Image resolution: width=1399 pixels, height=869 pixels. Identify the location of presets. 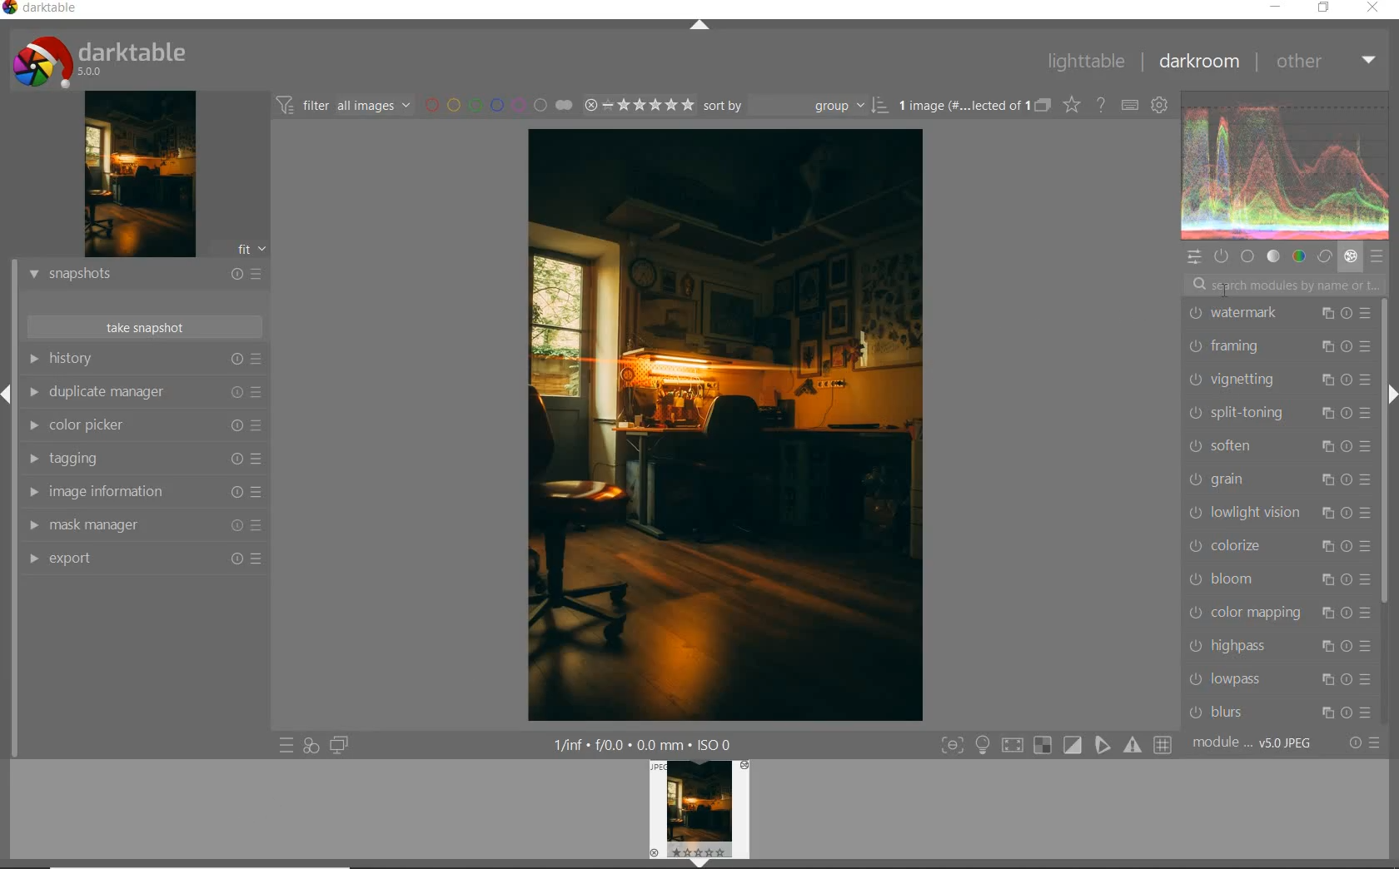
(1377, 257).